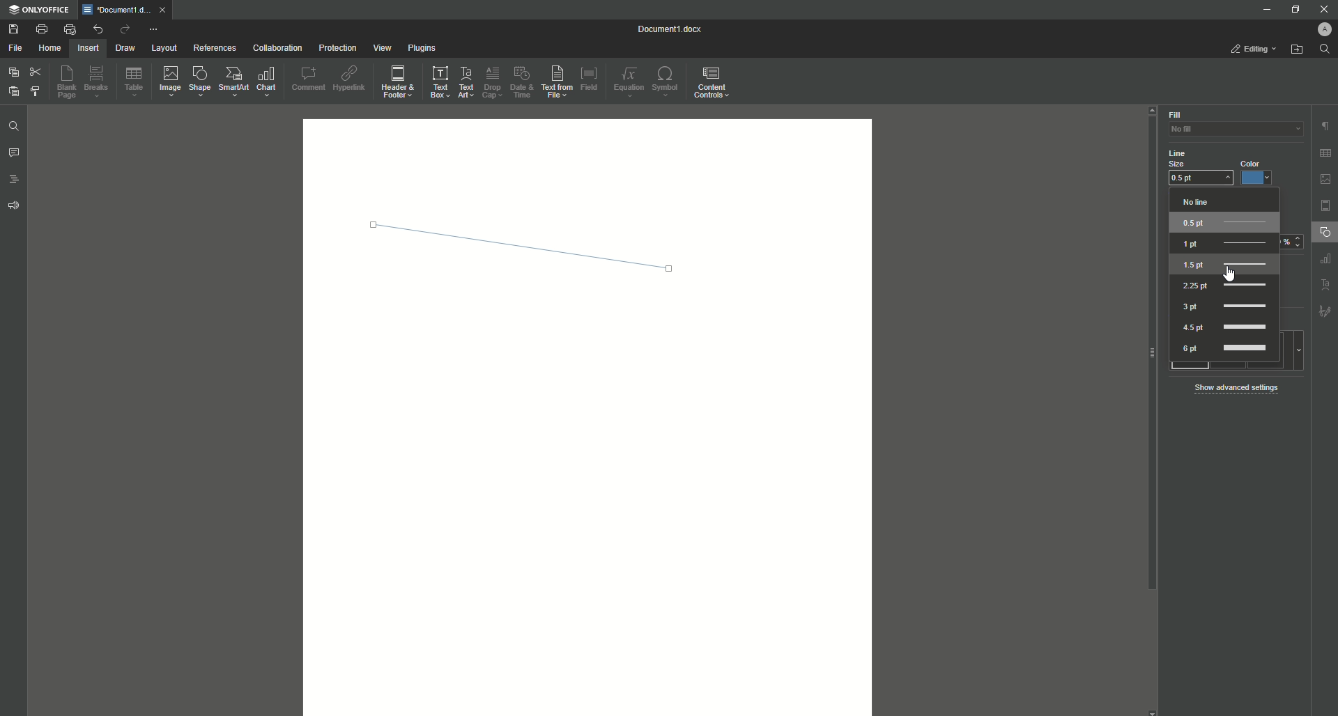 Image resolution: width=1338 pixels, height=716 pixels. I want to click on paragraph, so click(1324, 122).